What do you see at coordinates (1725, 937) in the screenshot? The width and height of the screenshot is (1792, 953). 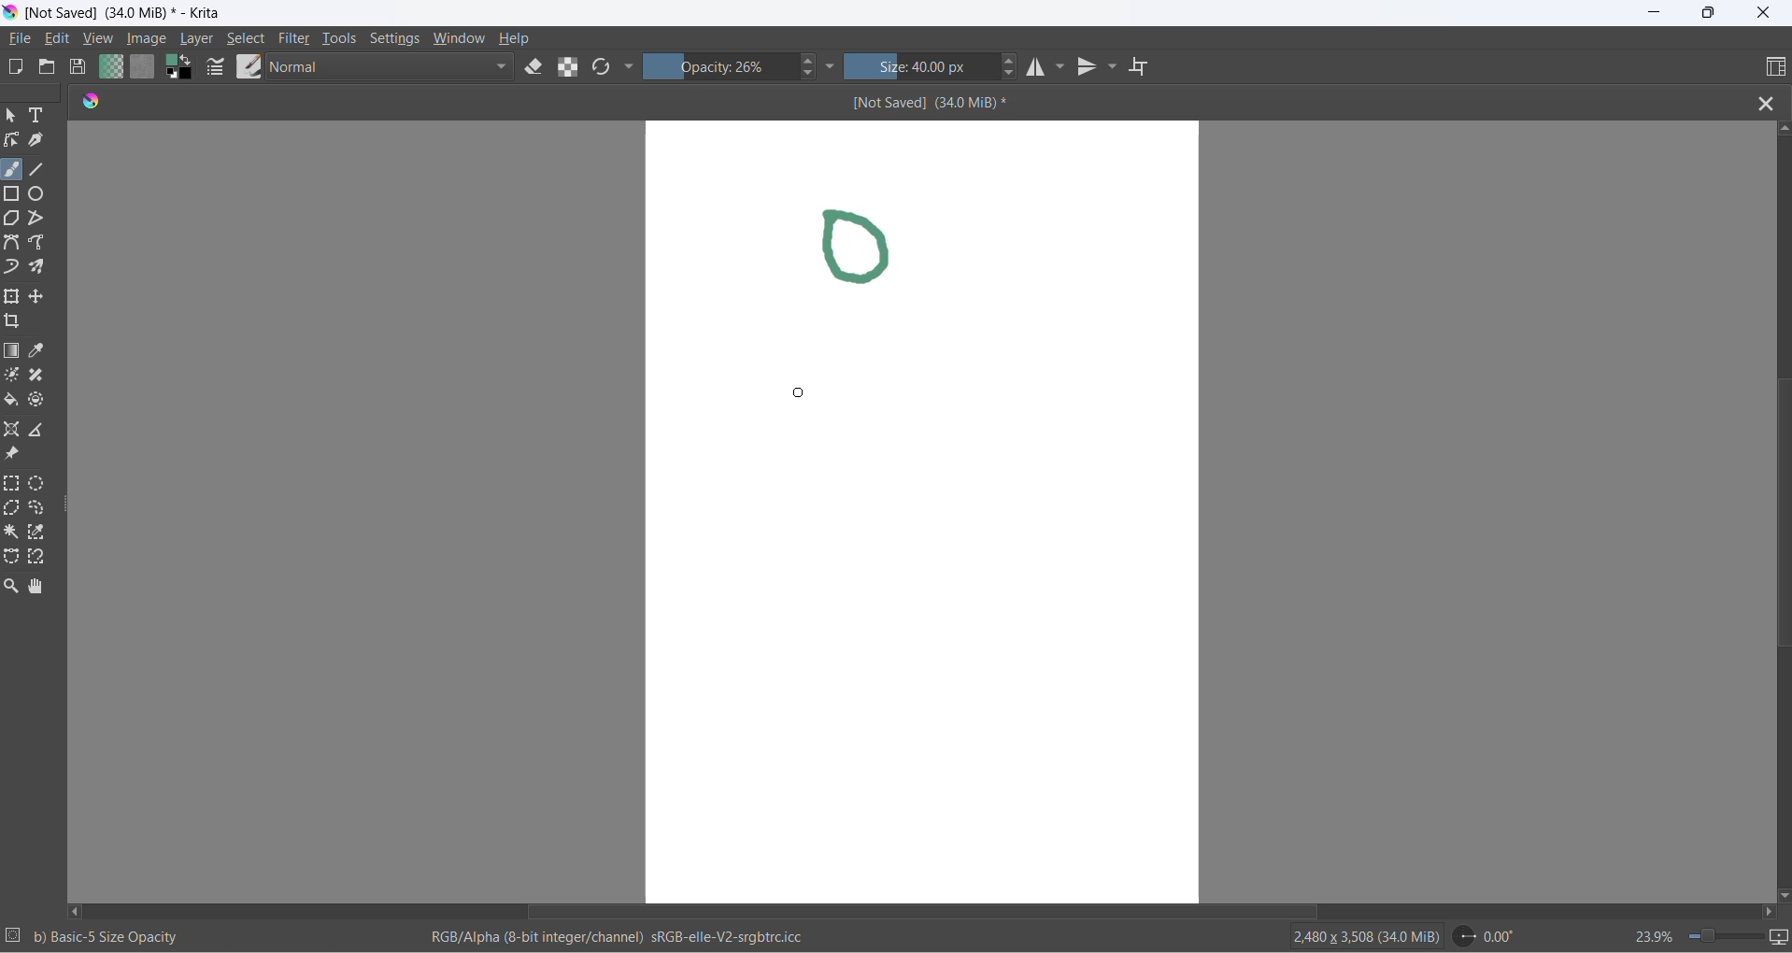 I see `zoom slider` at bounding box center [1725, 937].